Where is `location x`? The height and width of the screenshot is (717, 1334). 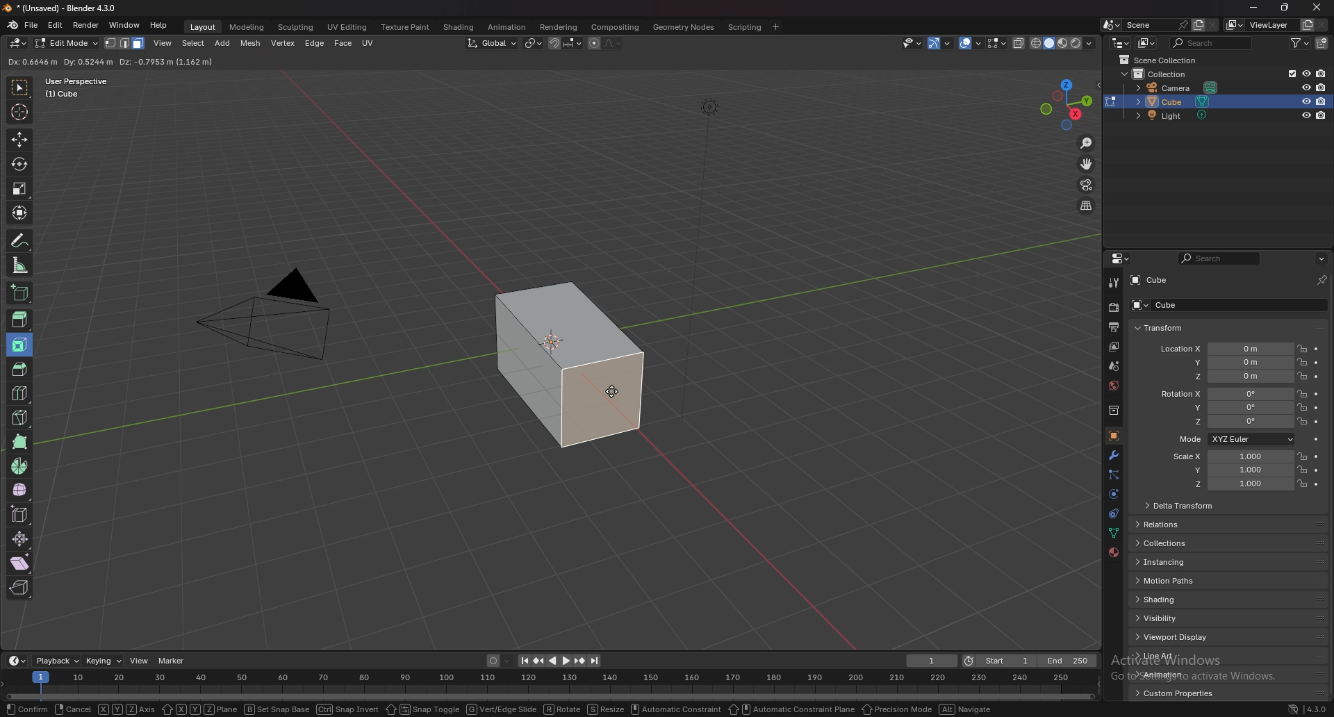
location x is located at coordinates (1226, 349).